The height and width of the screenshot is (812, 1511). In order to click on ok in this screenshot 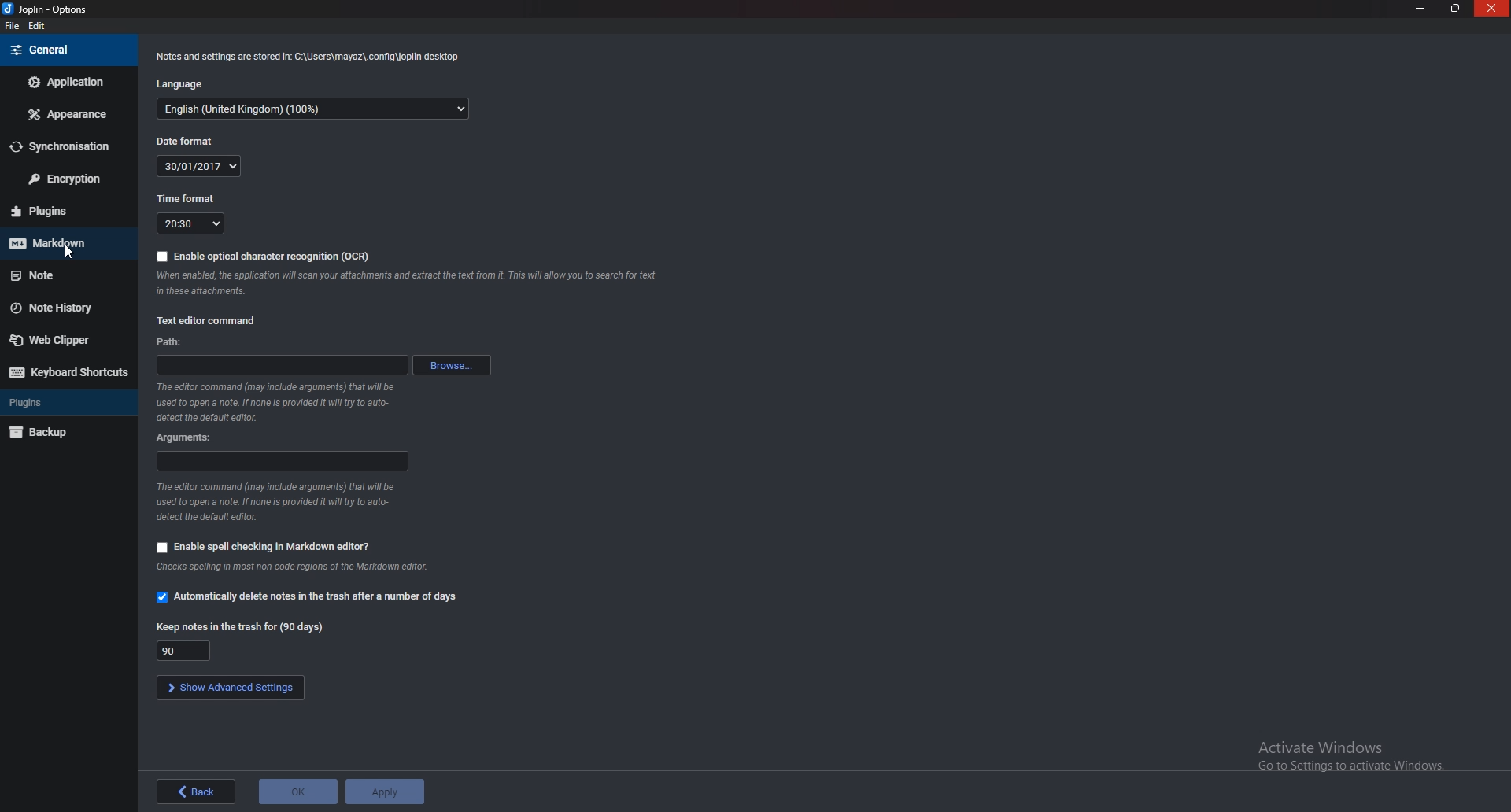, I will do `click(297, 792)`.